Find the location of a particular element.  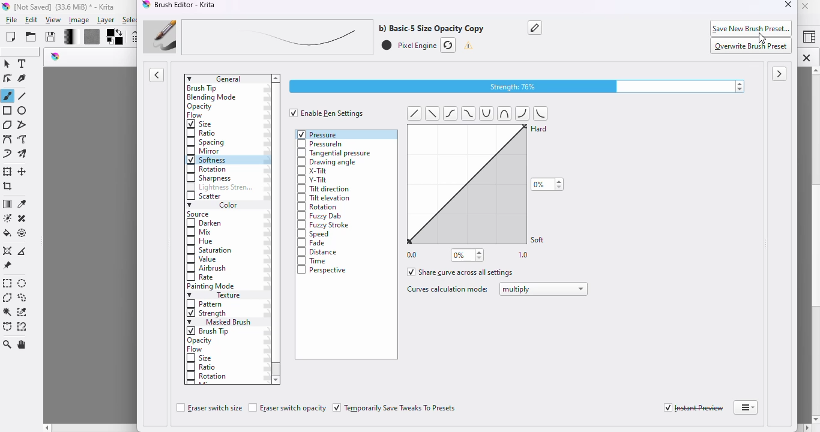

tilt direction is located at coordinates (324, 189).